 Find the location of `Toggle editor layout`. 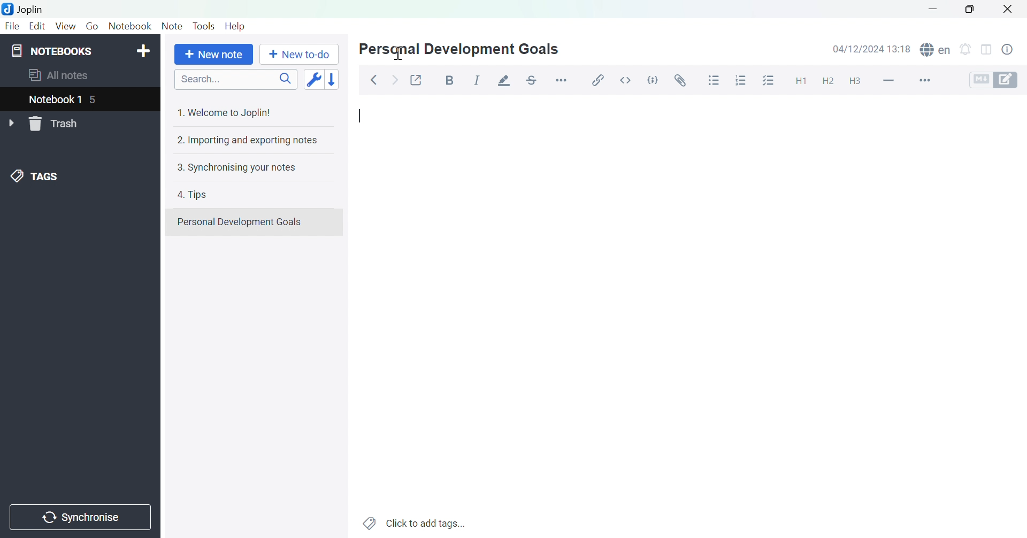

Toggle editor layout is located at coordinates (986, 51).